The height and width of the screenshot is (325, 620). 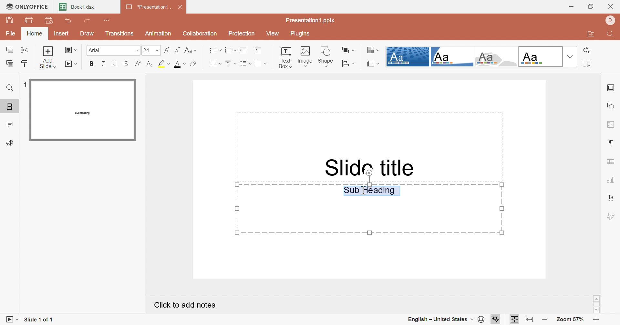 I want to click on Close, so click(x=611, y=6).